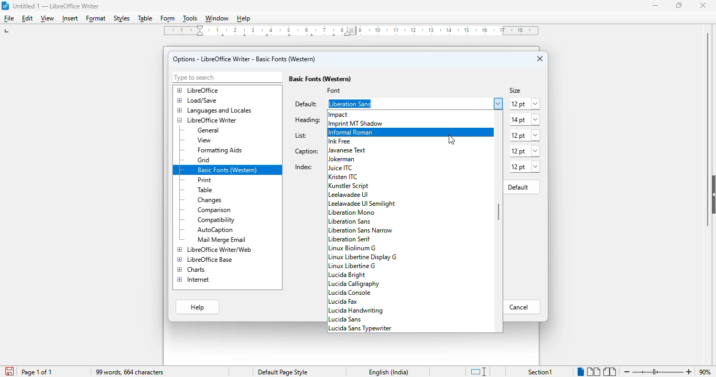 Image resolution: width=716 pixels, height=377 pixels. I want to click on maximize, so click(679, 5).